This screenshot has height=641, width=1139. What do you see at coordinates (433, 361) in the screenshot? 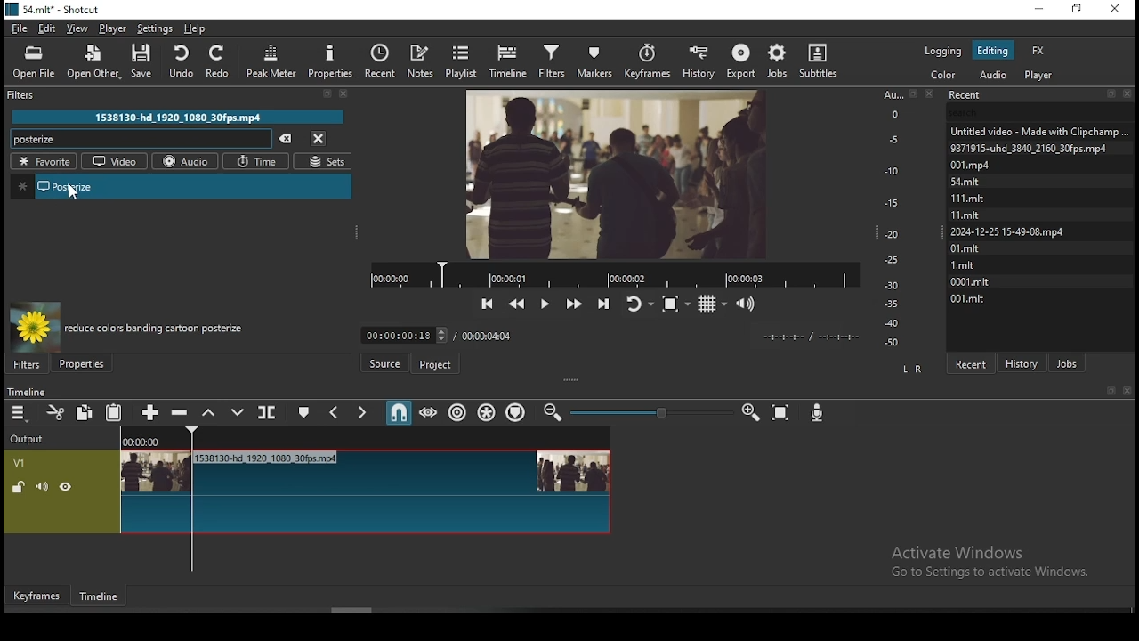
I see `project` at bounding box center [433, 361].